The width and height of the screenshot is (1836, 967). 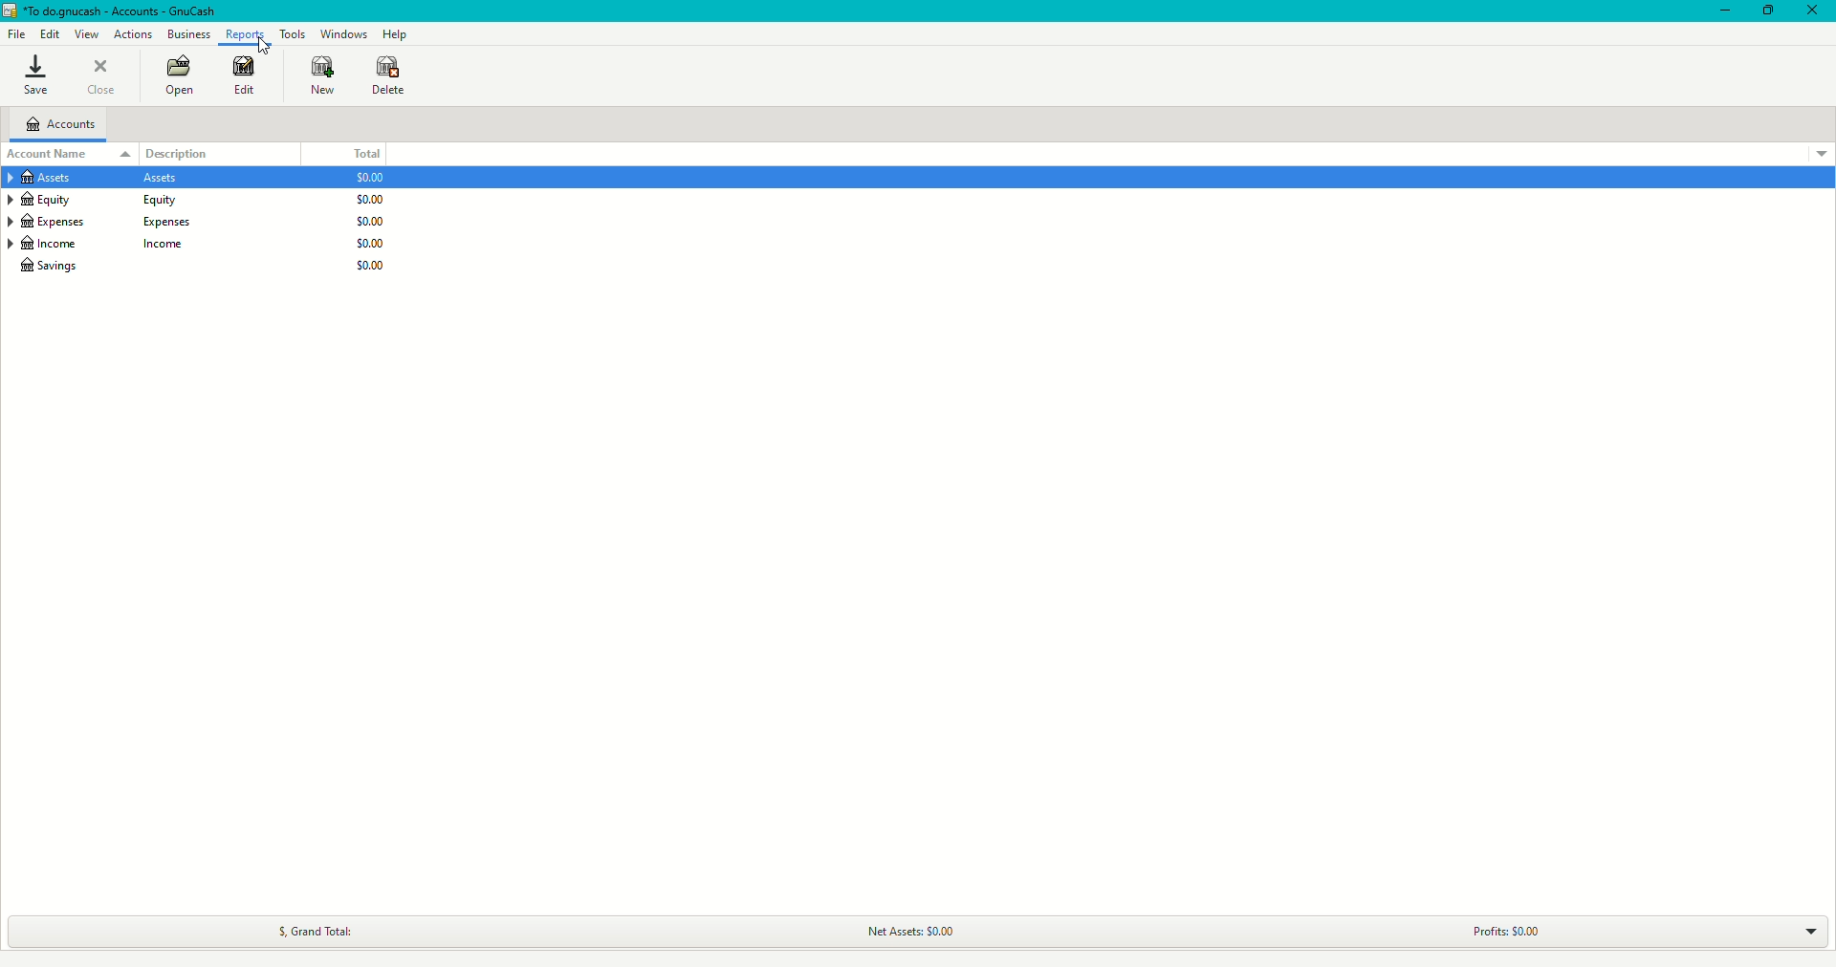 I want to click on $0.00, so click(x=371, y=221).